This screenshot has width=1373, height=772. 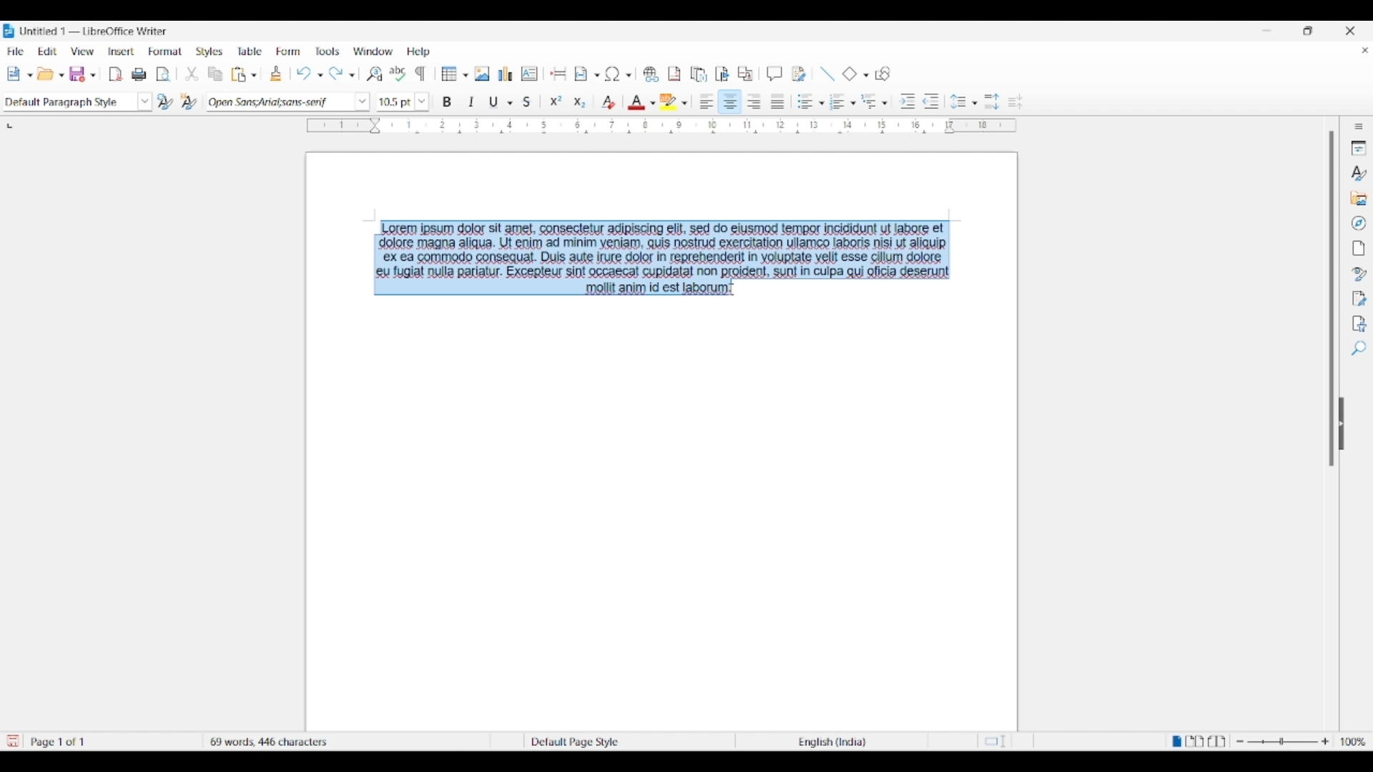 I want to click on Clone formatting, so click(x=275, y=73).